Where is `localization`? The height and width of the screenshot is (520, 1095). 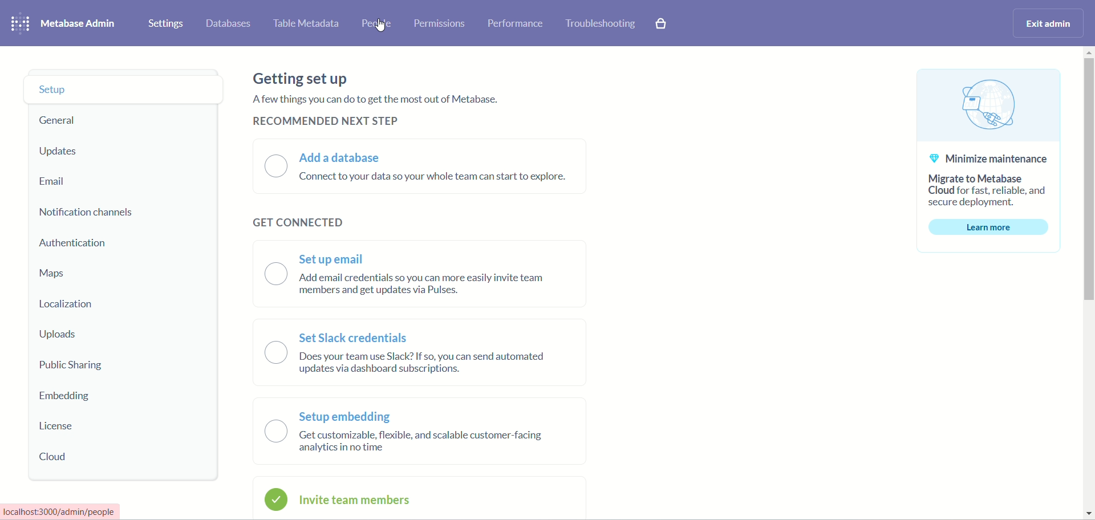 localization is located at coordinates (70, 304).